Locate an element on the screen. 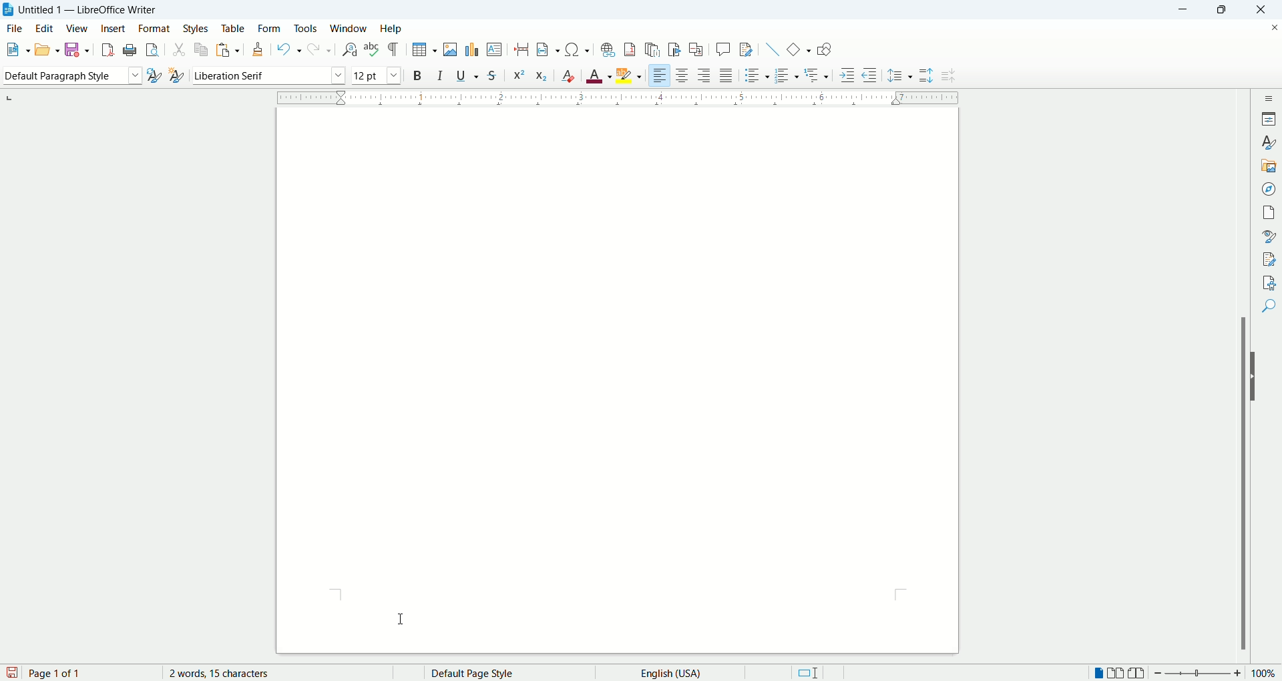 The image size is (1282, 681). line spacing is located at coordinates (900, 77).